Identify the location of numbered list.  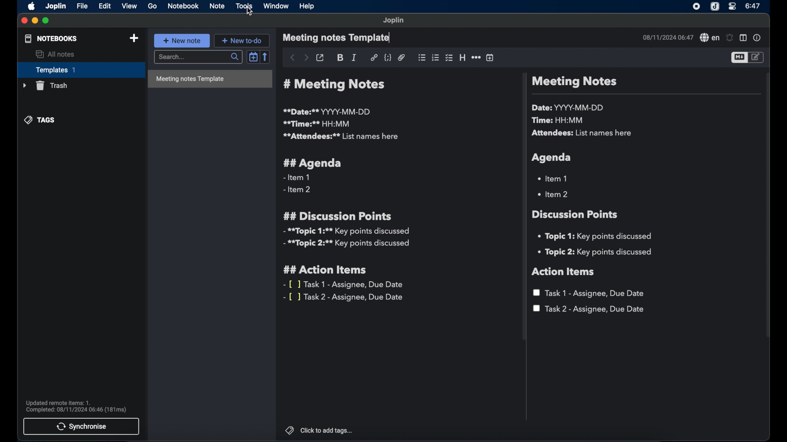
(435, 58).